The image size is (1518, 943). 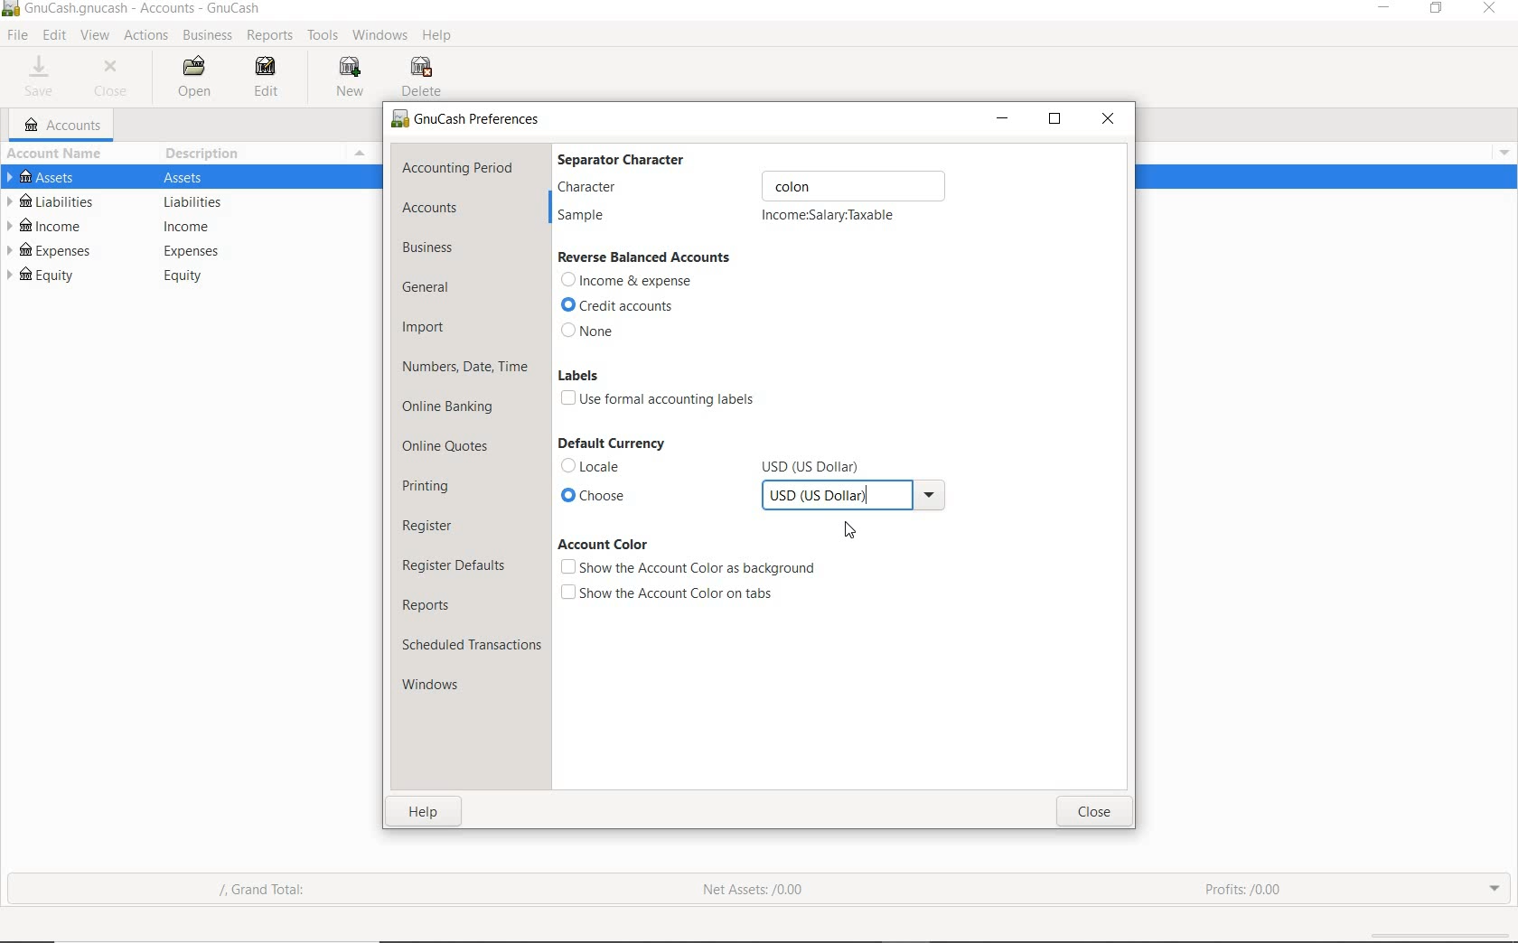 I want to click on EXPENSES, so click(x=66, y=253).